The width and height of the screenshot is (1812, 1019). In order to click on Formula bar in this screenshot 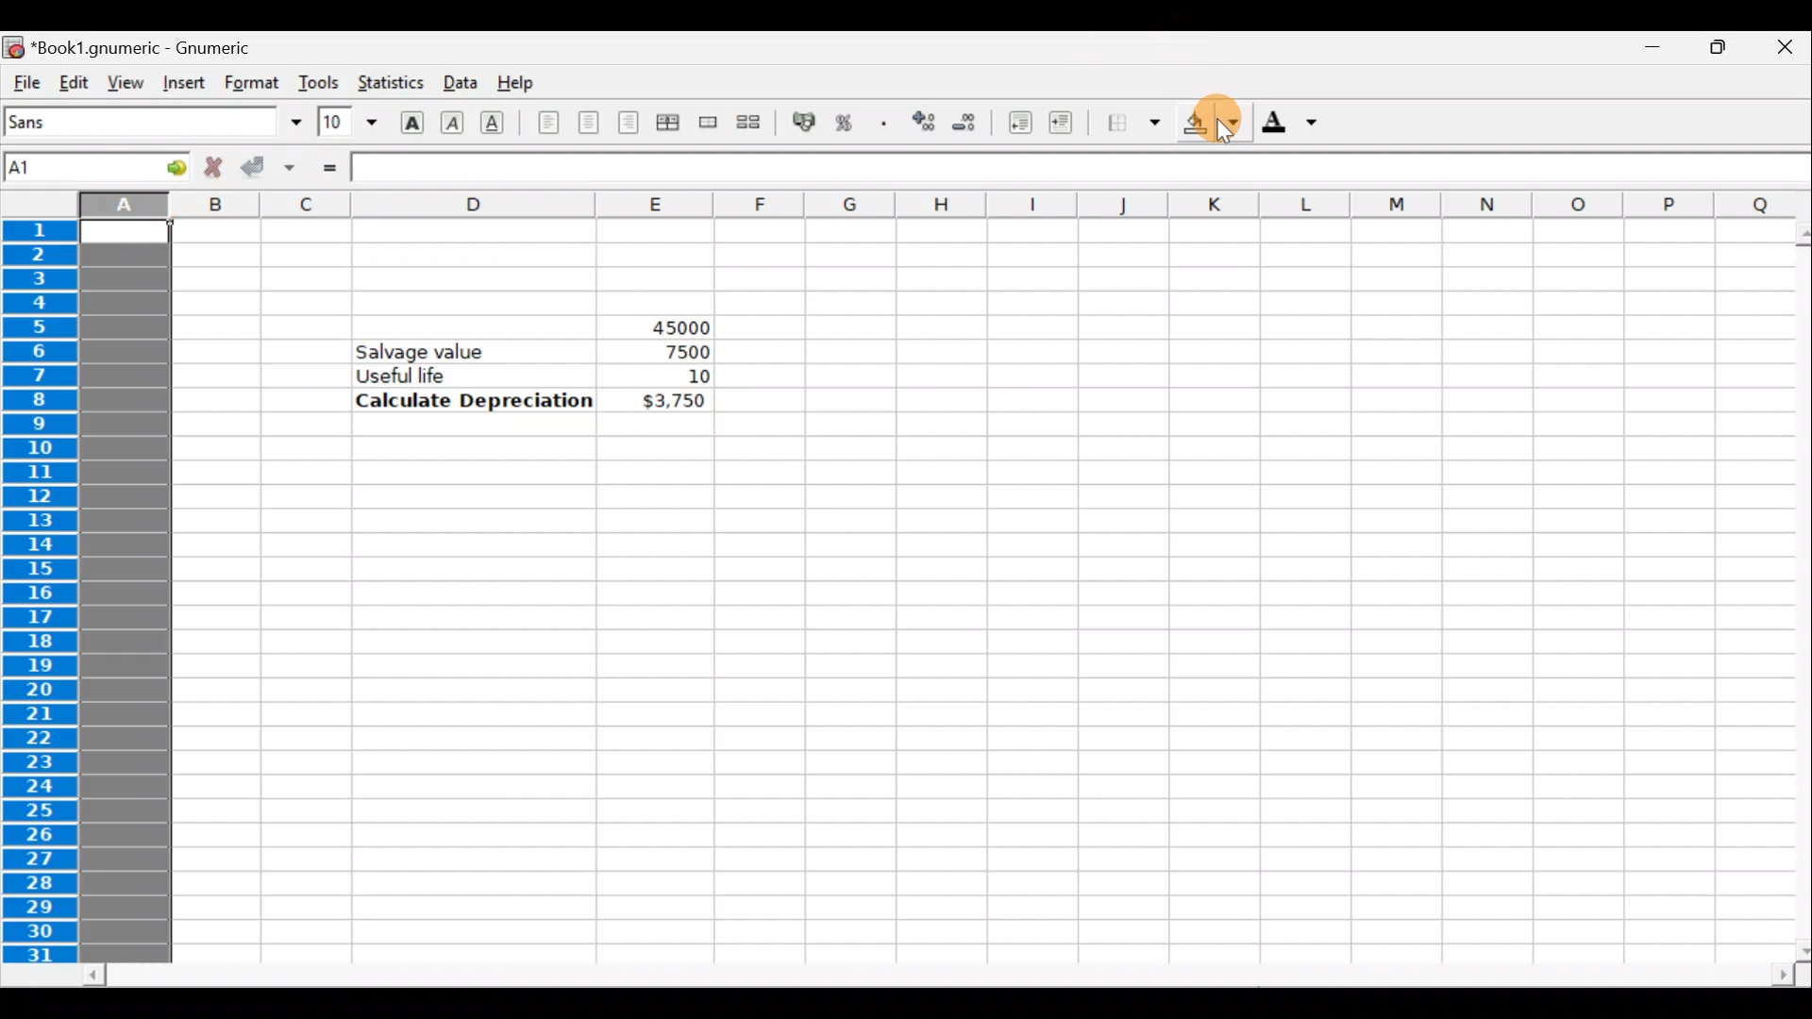, I will do `click(1057, 167)`.